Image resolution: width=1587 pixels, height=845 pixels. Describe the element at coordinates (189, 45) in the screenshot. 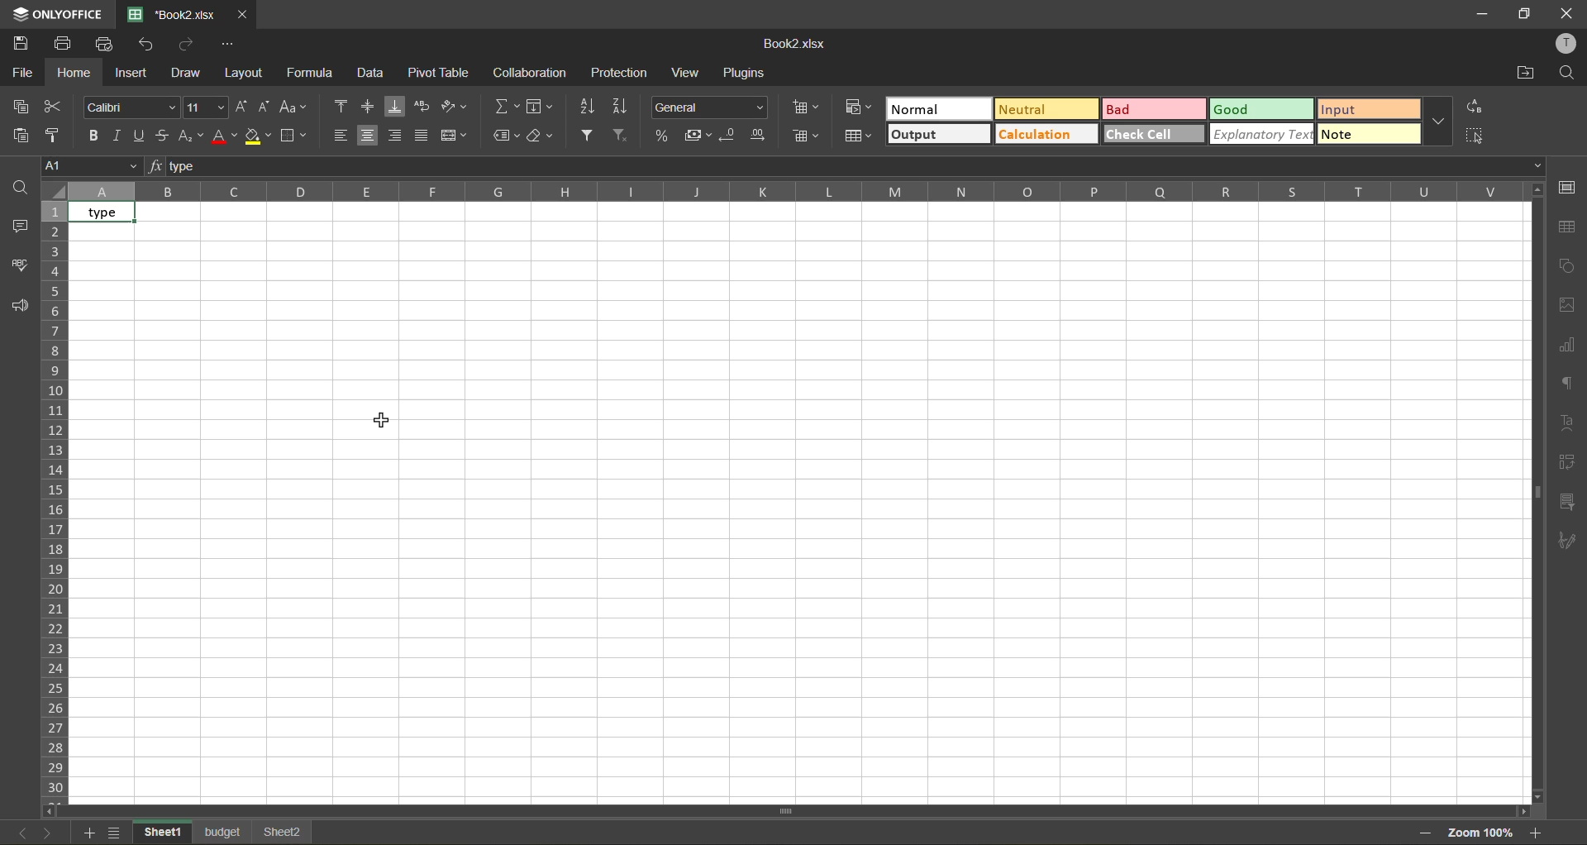

I see `redo` at that location.